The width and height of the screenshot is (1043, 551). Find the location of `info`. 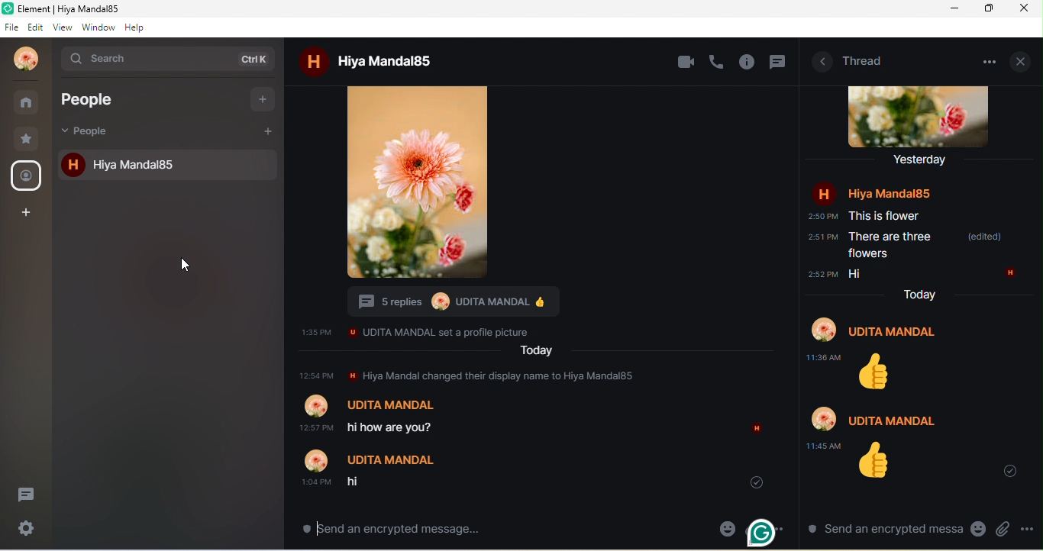

info is located at coordinates (748, 63).